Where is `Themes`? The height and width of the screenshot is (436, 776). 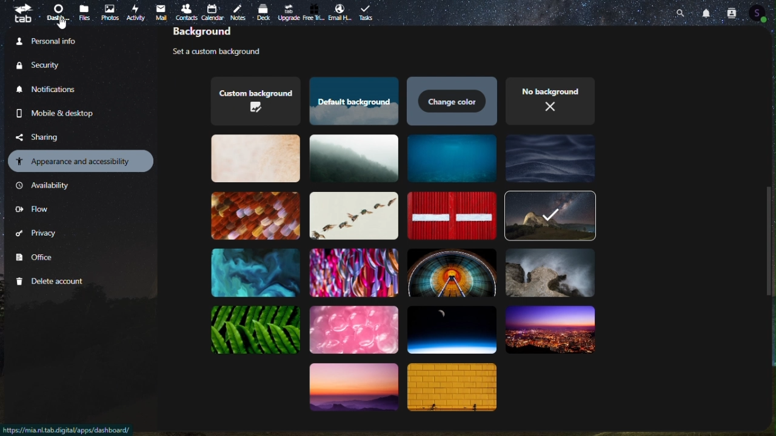
Themes is located at coordinates (352, 392).